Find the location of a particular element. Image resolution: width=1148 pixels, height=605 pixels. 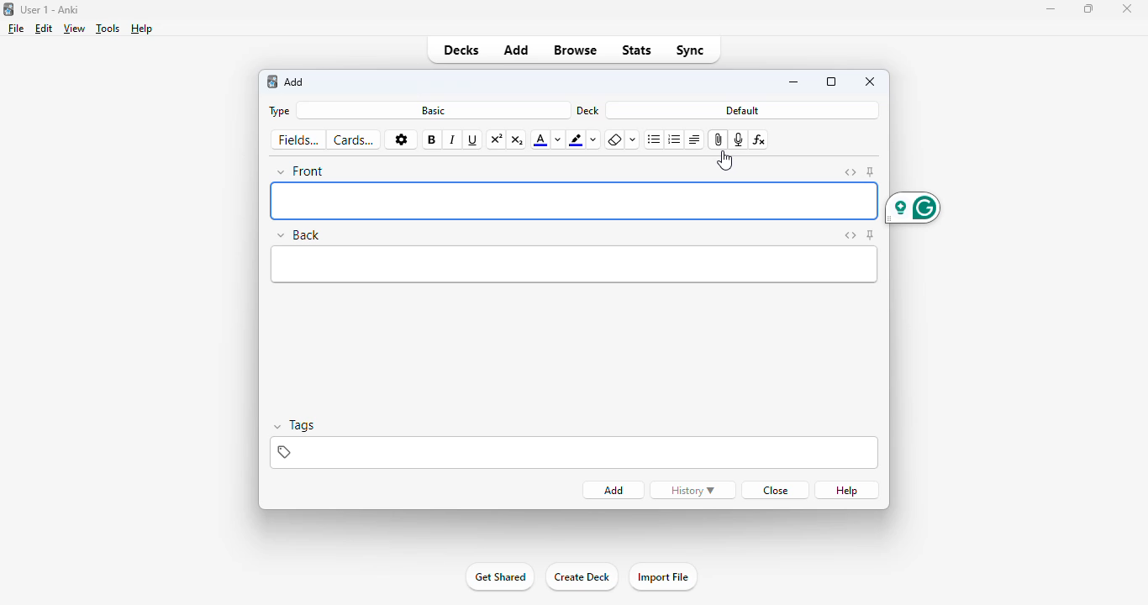

subscript is located at coordinates (518, 139).